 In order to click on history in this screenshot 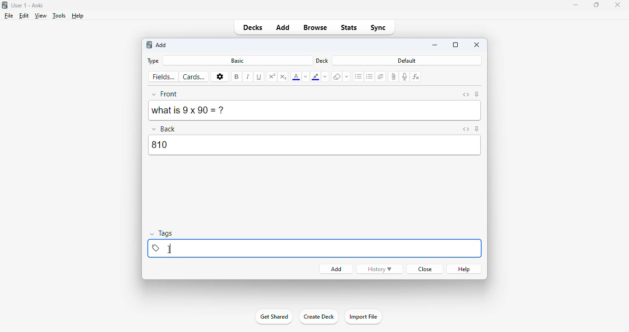, I will do `click(379, 269)`.